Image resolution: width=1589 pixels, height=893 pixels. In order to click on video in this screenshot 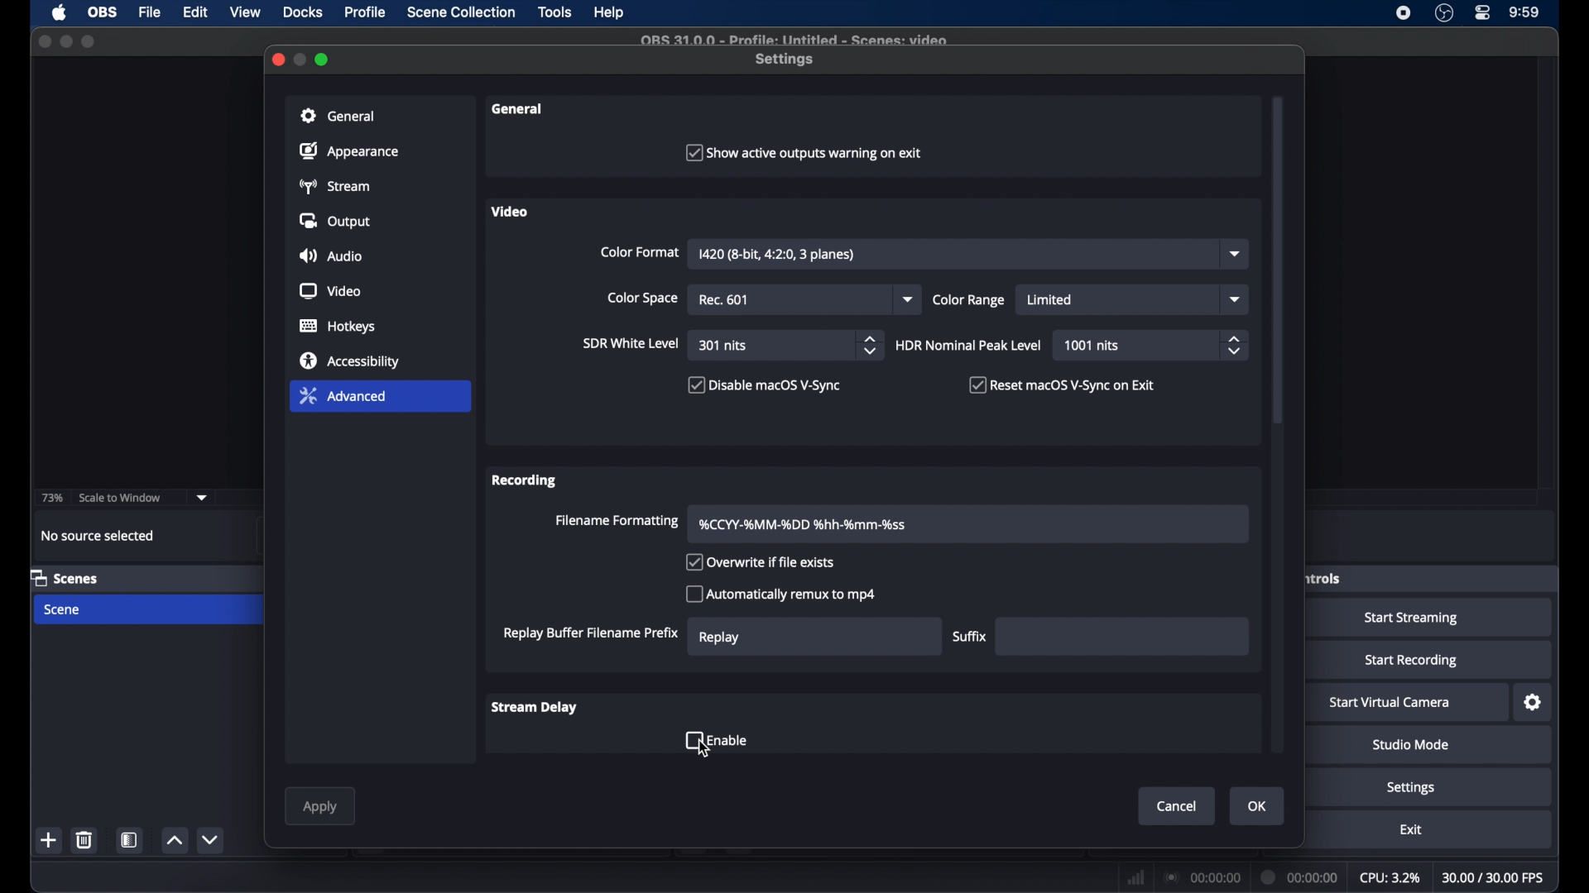, I will do `click(510, 211)`.